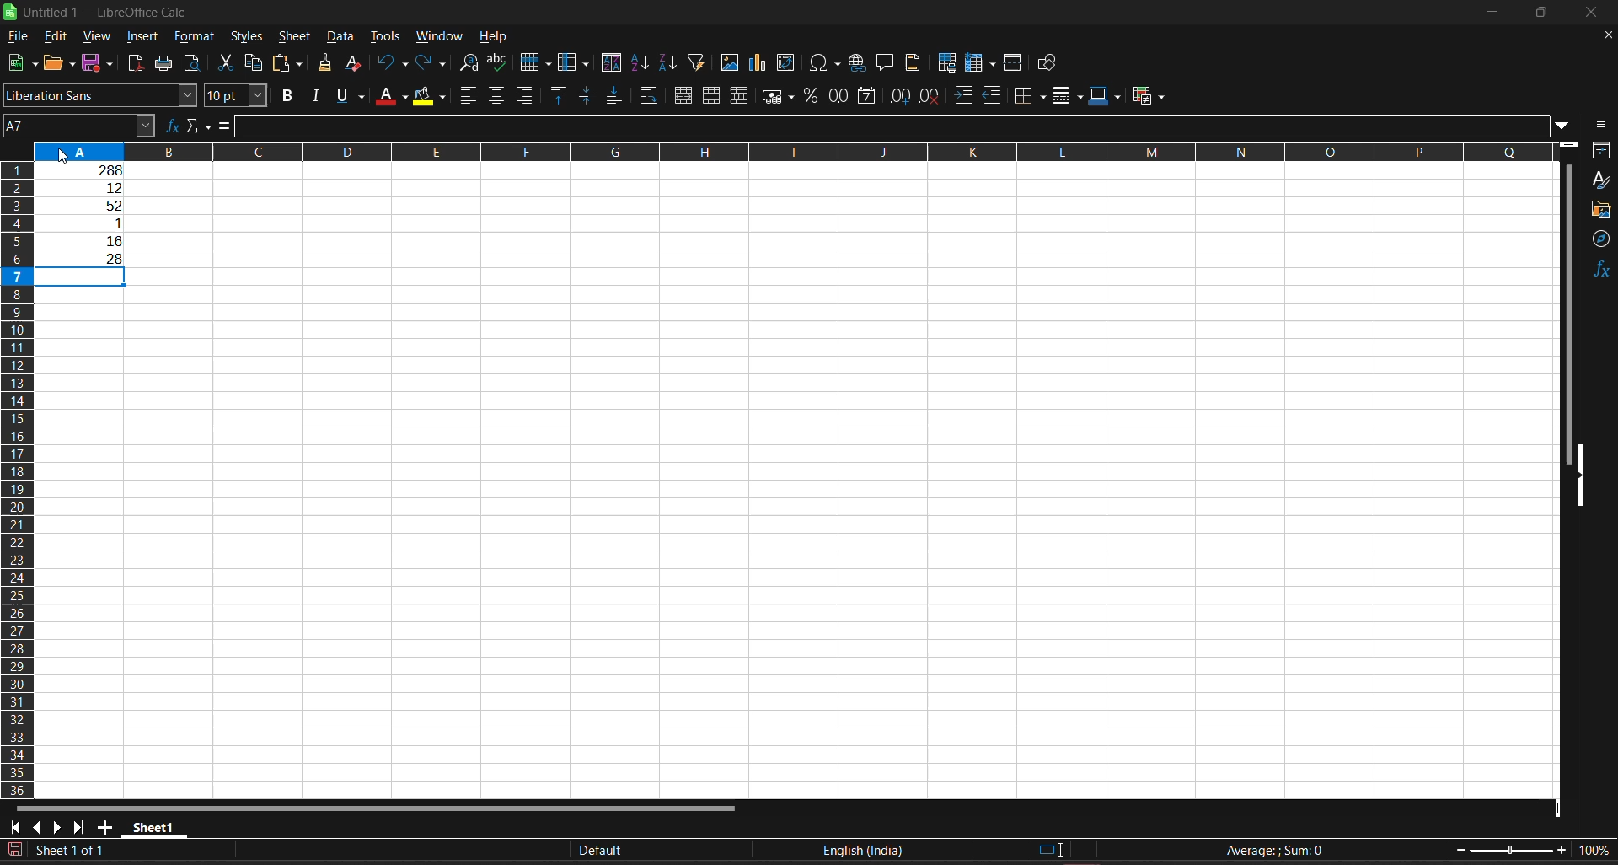  I want to click on sidebar settings, so click(1602, 124).